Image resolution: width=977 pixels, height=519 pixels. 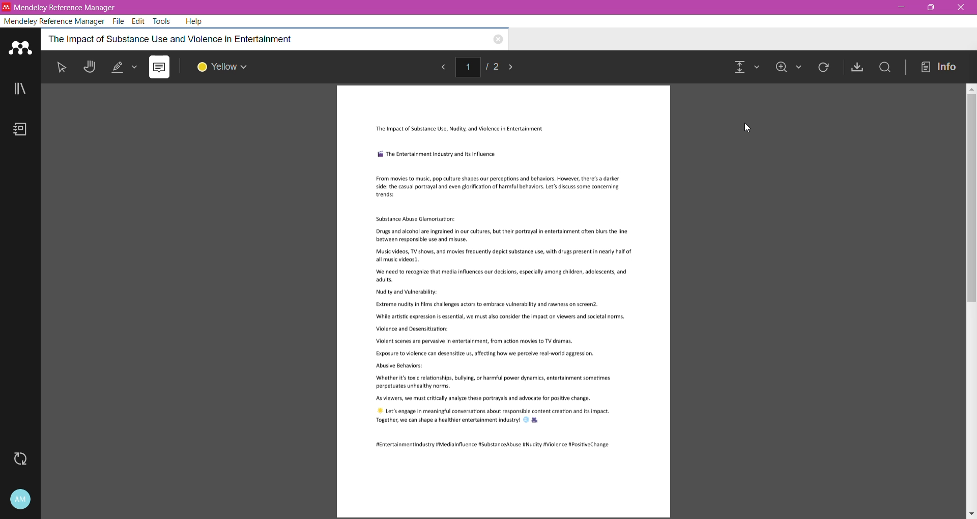 What do you see at coordinates (517, 68) in the screenshot?
I see `Go to next page` at bounding box center [517, 68].